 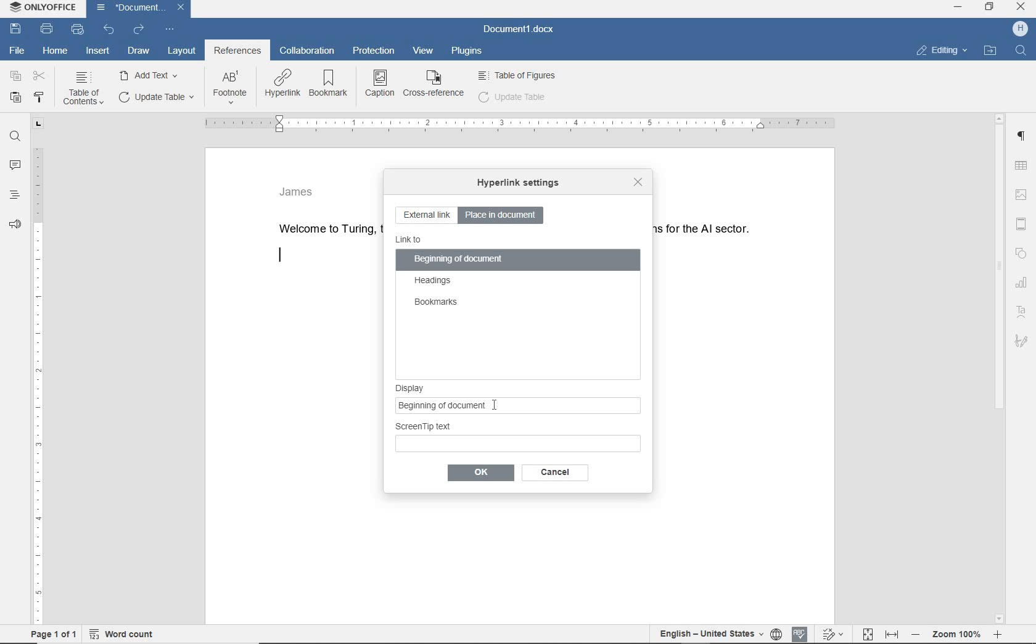 What do you see at coordinates (280, 256) in the screenshot?
I see `editor line` at bounding box center [280, 256].